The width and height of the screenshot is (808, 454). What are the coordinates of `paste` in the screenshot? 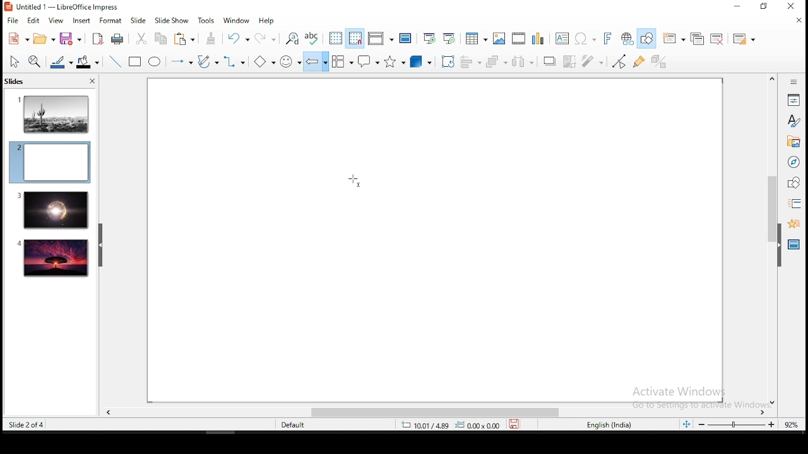 It's located at (186, 38).